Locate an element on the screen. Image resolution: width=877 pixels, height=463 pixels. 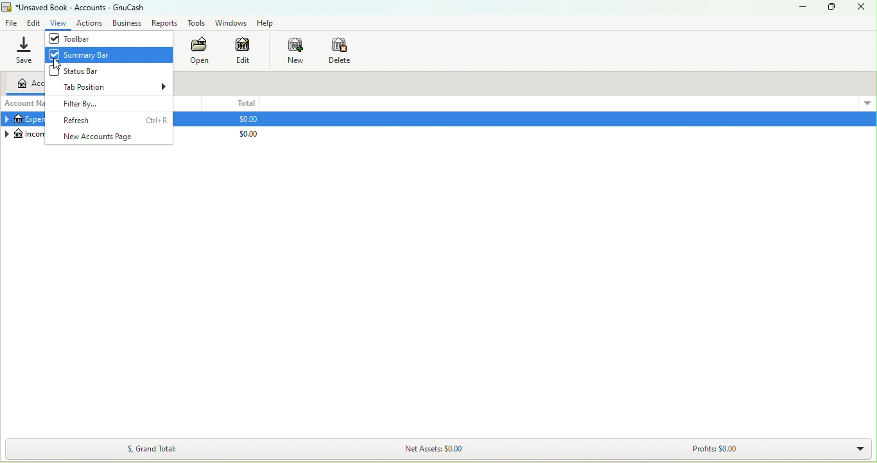
Windows is located at coordinates (231, 22).